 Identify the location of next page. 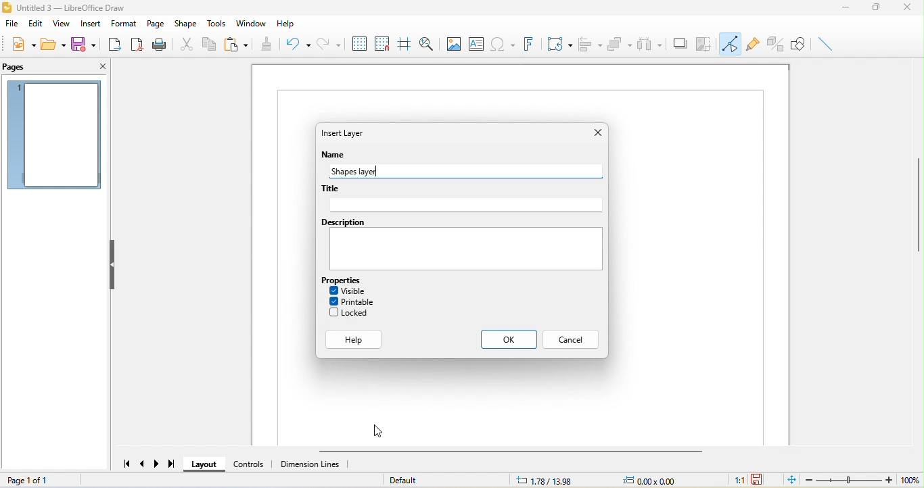
(158, 463).